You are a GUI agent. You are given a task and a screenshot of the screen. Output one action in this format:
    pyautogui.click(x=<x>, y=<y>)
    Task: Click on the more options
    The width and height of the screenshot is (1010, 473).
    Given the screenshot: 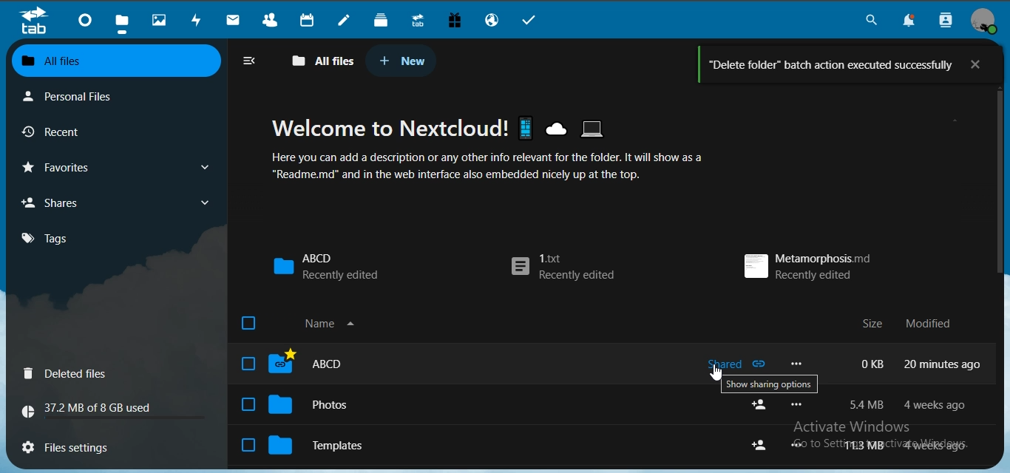 What is the action you would take?
    pyautogui.click(x=801, y=445)
    